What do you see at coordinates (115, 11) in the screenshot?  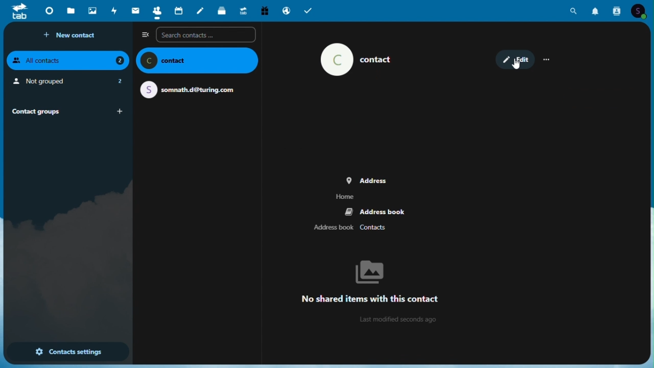 I see `Activity` at bounding box center [115, 11].